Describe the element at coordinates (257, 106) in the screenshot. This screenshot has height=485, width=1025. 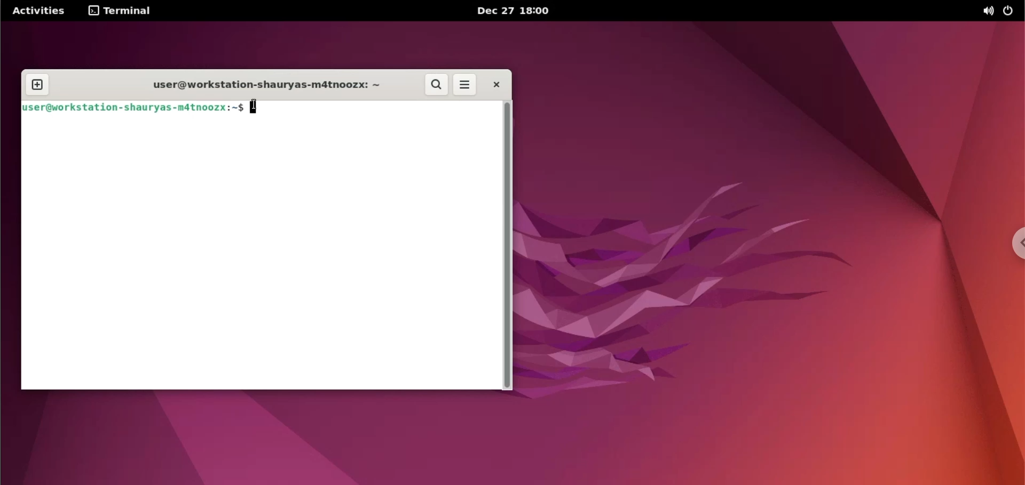
I see `cursor` at that location.